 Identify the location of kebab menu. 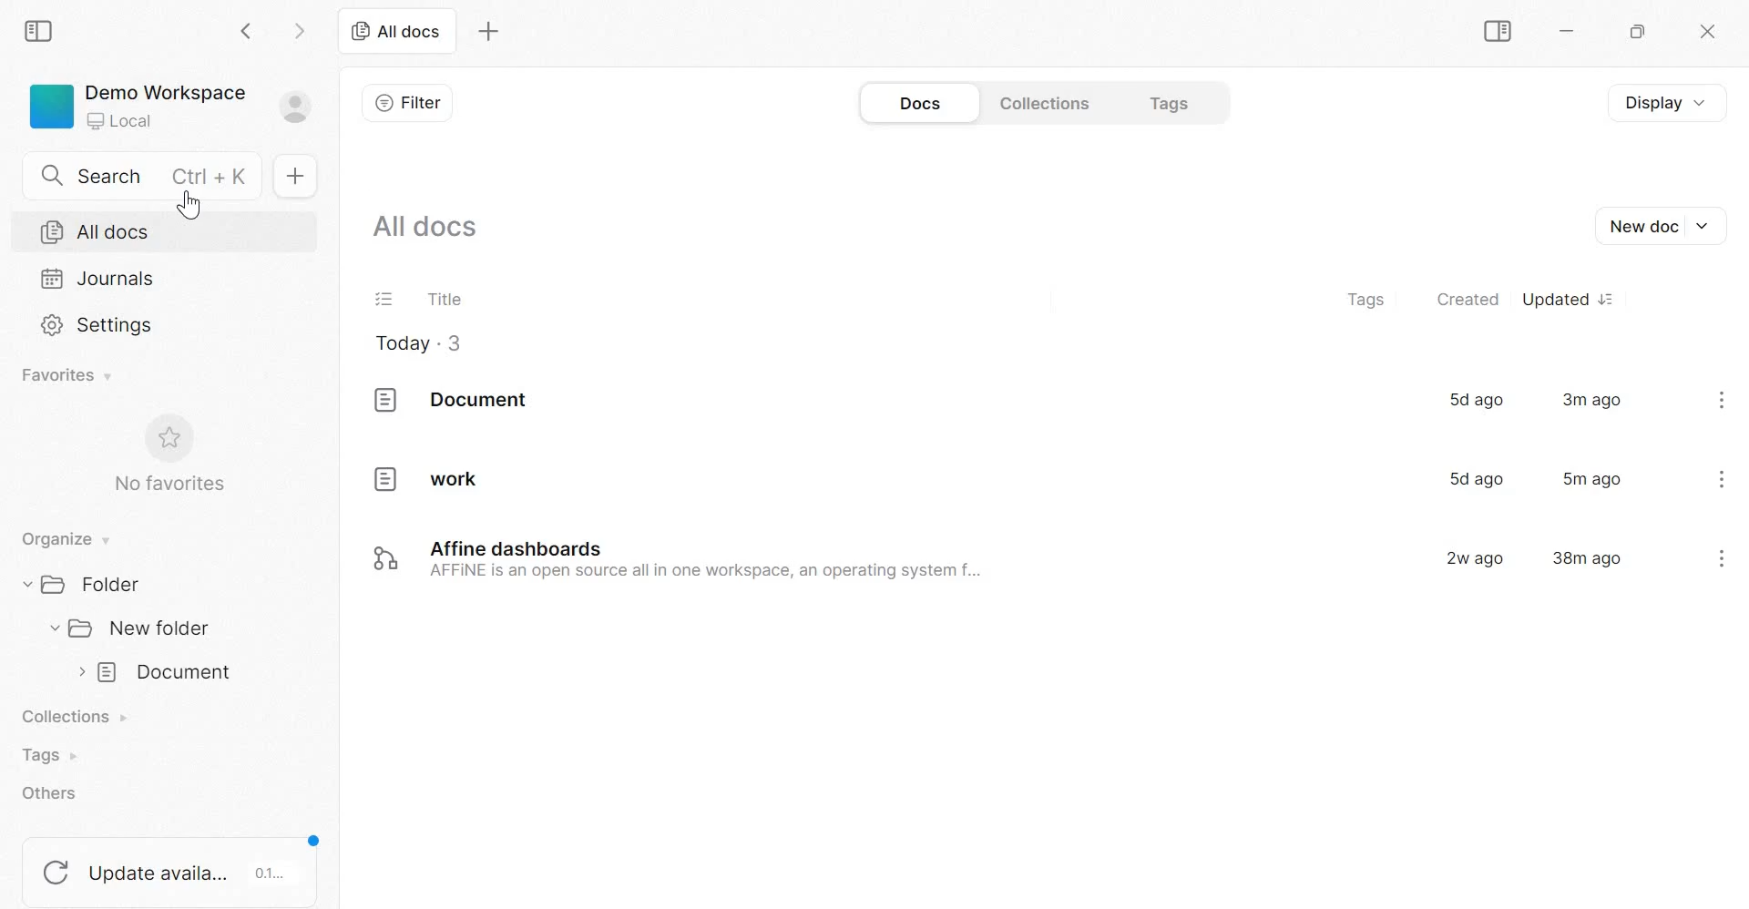
(1723, 479).